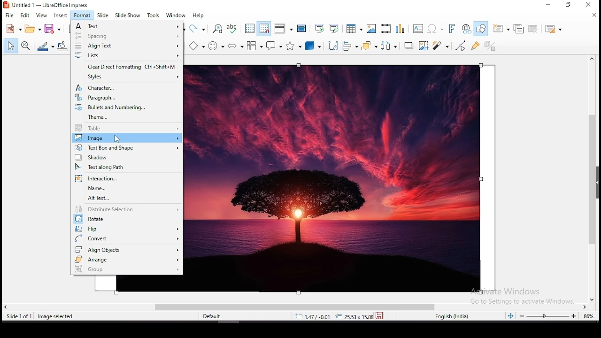 This screenshot has width=601, height=338. What do you see at coordinates (372, 29) in the screenshot?
I see `insert image` at bounding box center [372, 29].